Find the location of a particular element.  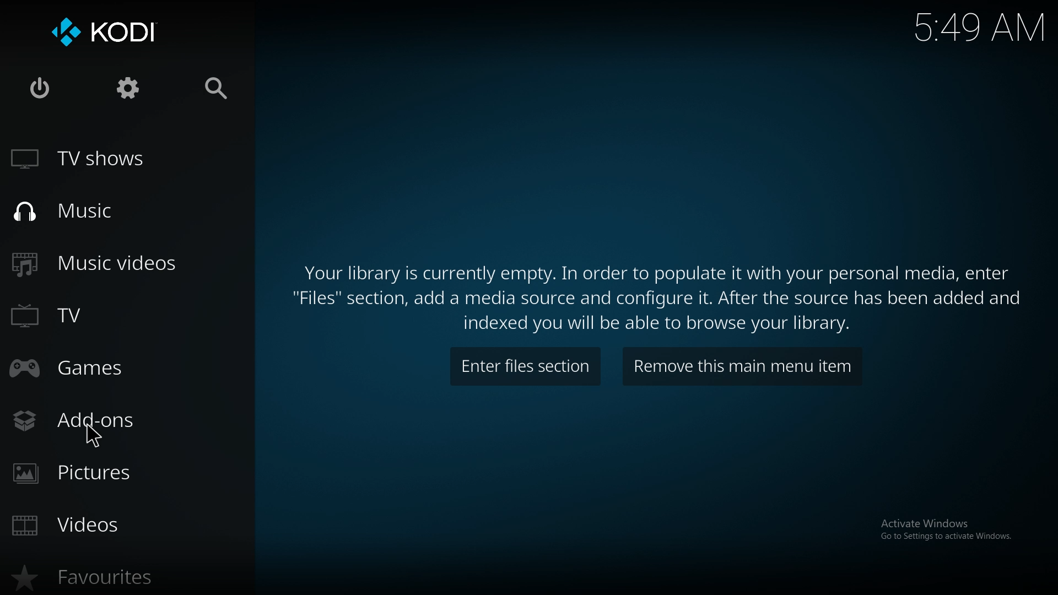

cursor is located at coordinates (96, 436).